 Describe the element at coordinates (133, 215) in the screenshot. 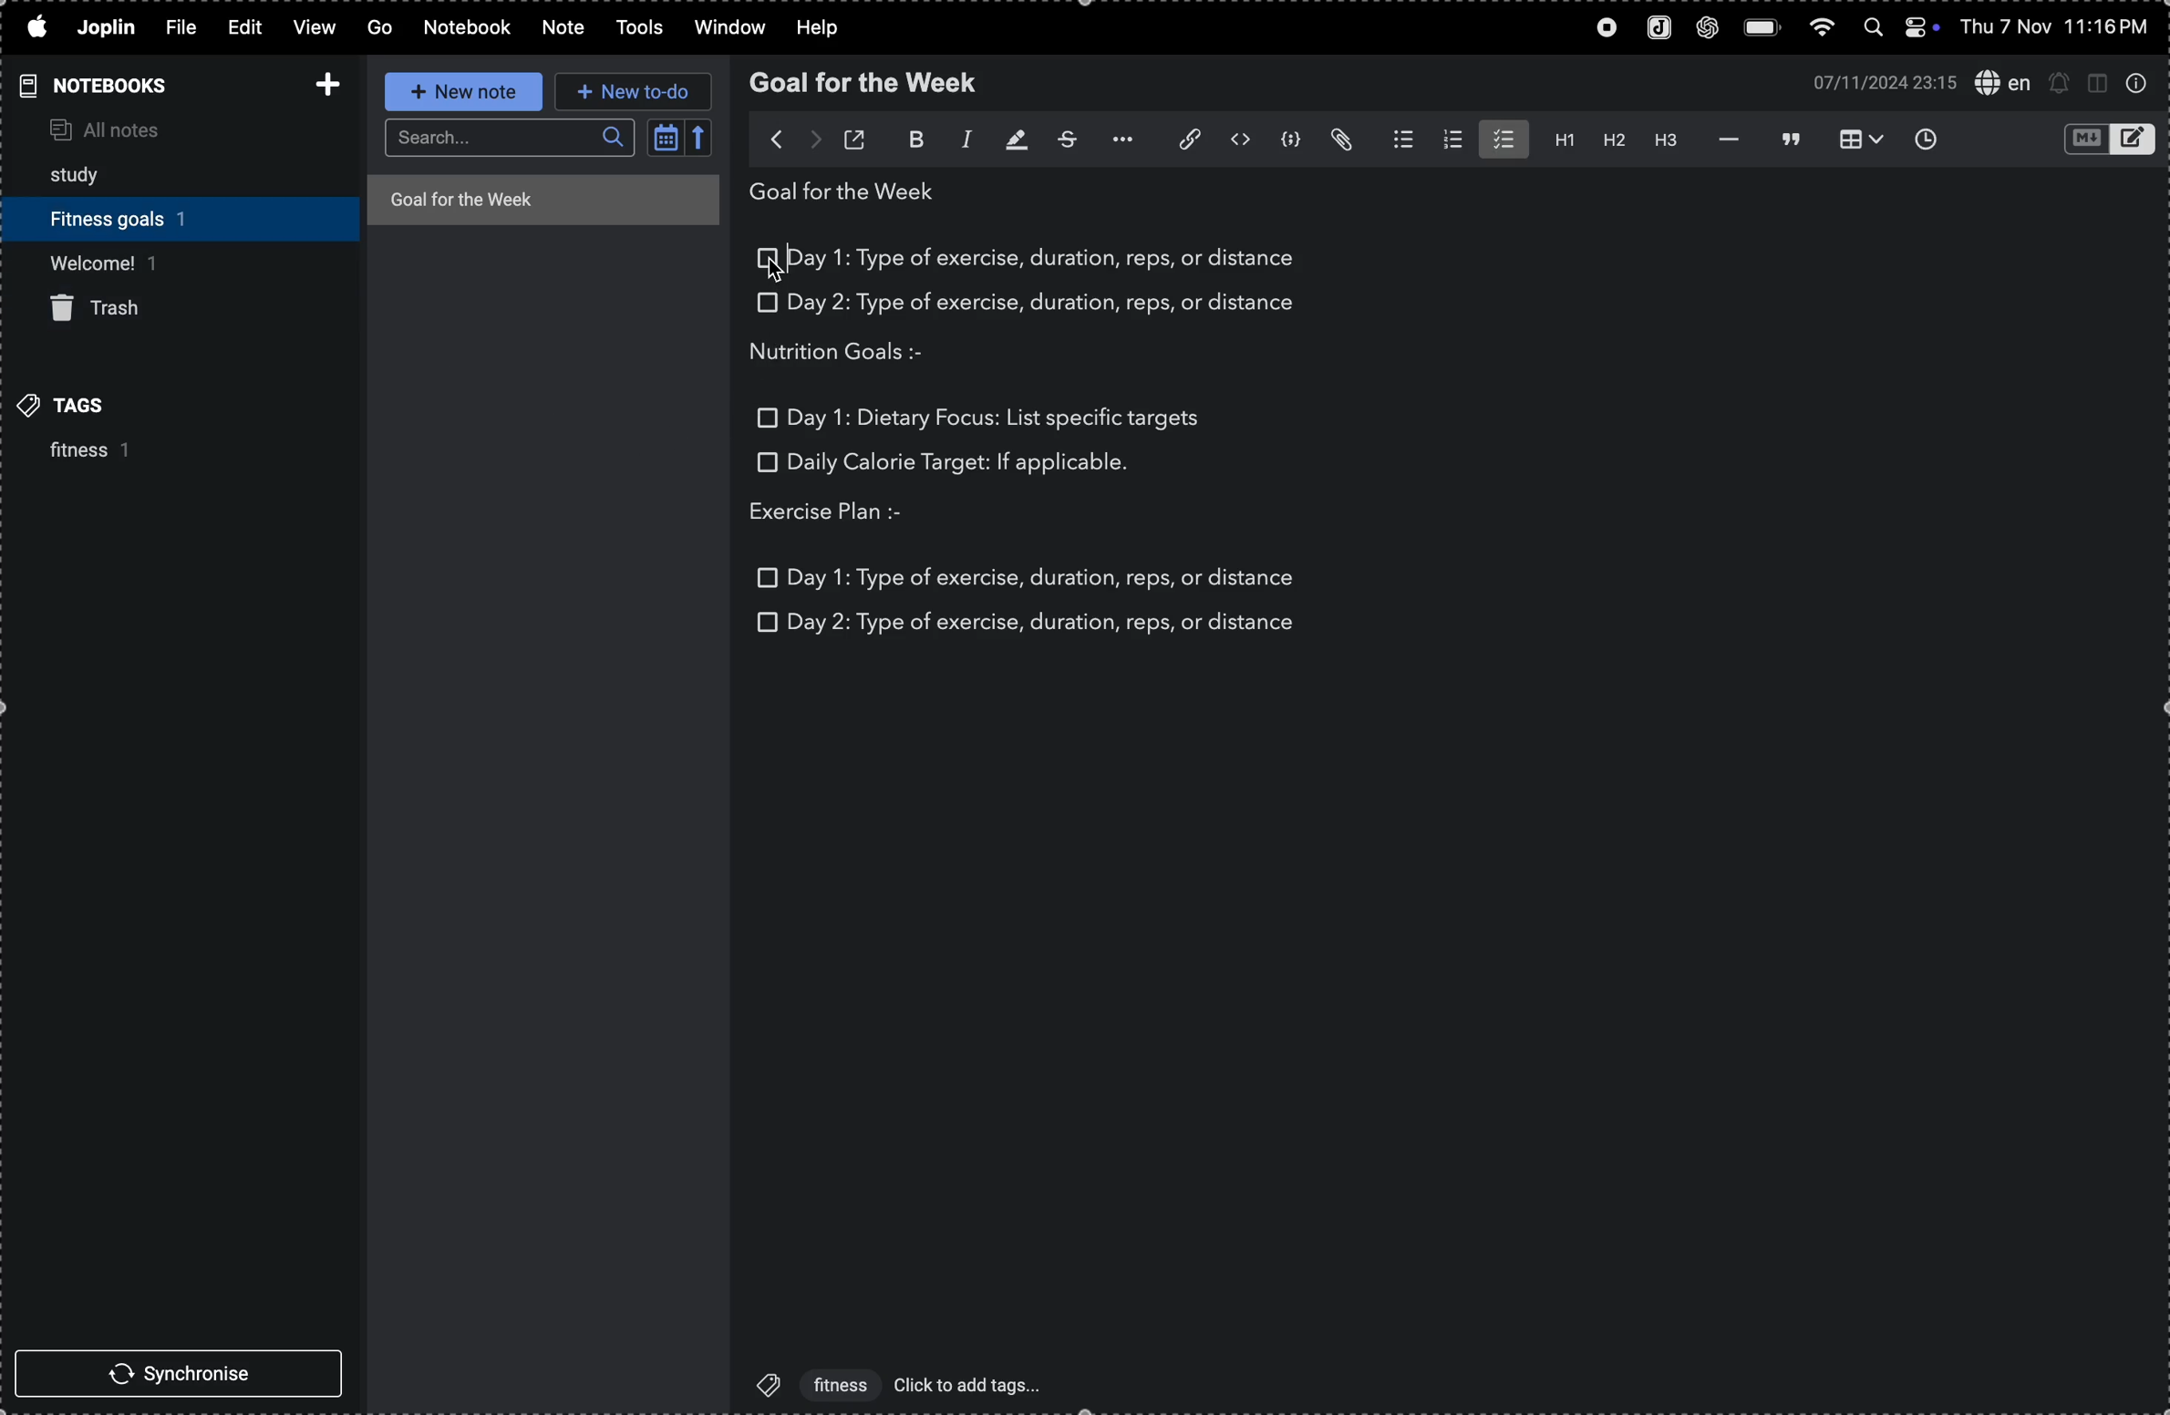

I see `fitness goals 1` at that location.